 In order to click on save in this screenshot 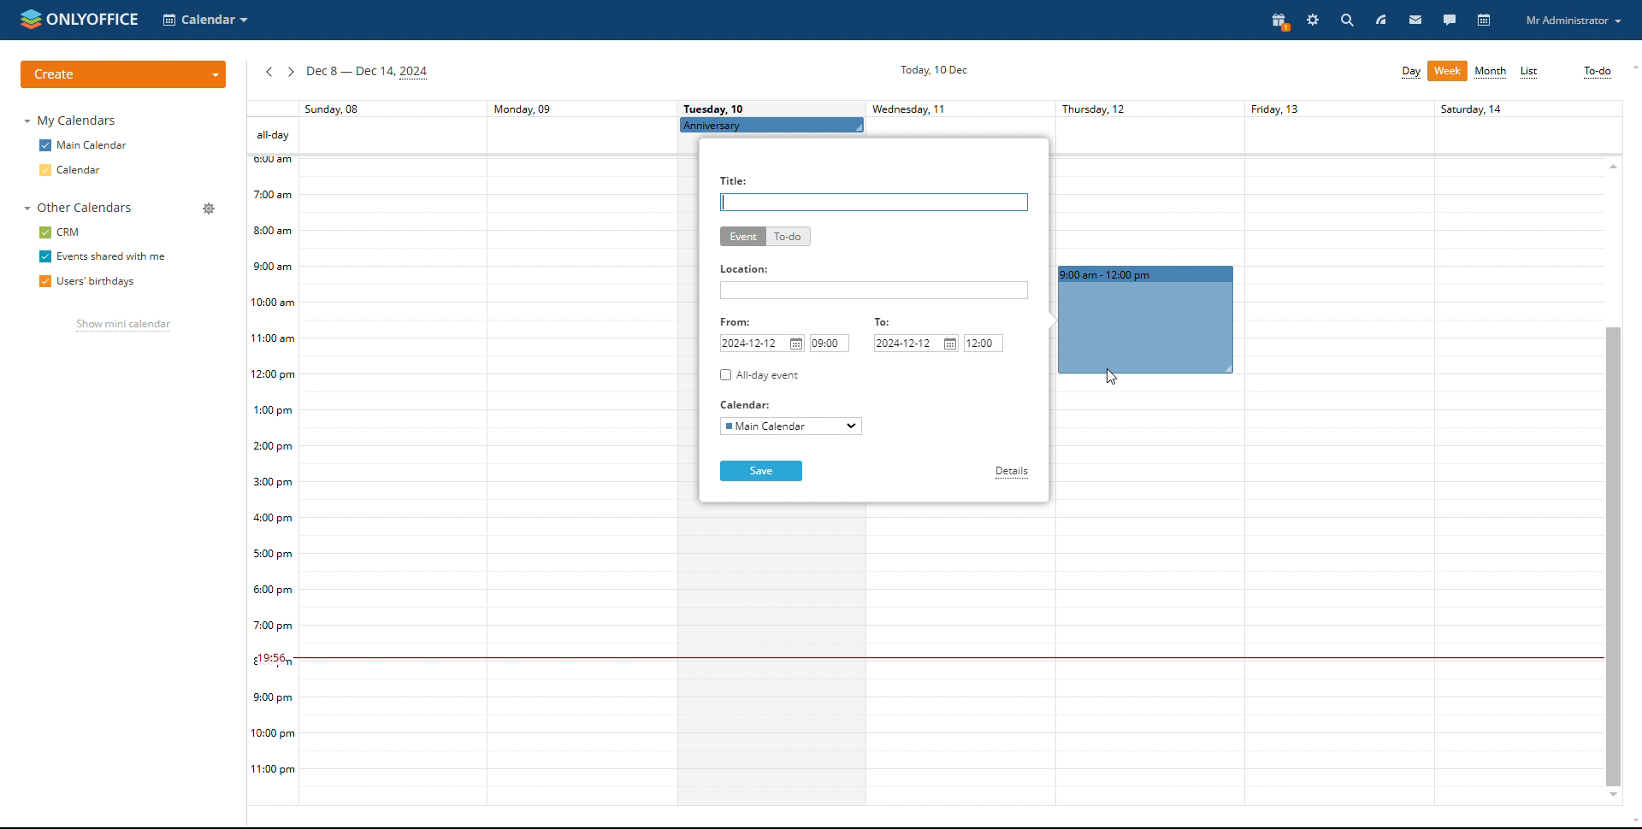, I will do `click(760, 471)`.